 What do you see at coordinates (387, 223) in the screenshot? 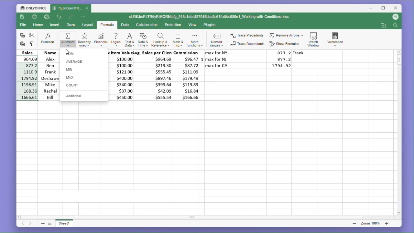
I see `zoom in` at bounding box center [387, 223].